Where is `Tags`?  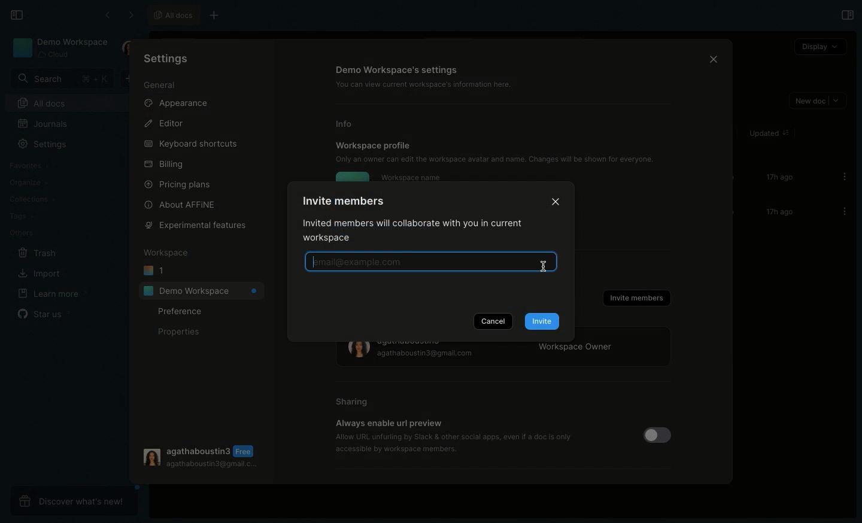 Tags is located at coordinates (19, 216).